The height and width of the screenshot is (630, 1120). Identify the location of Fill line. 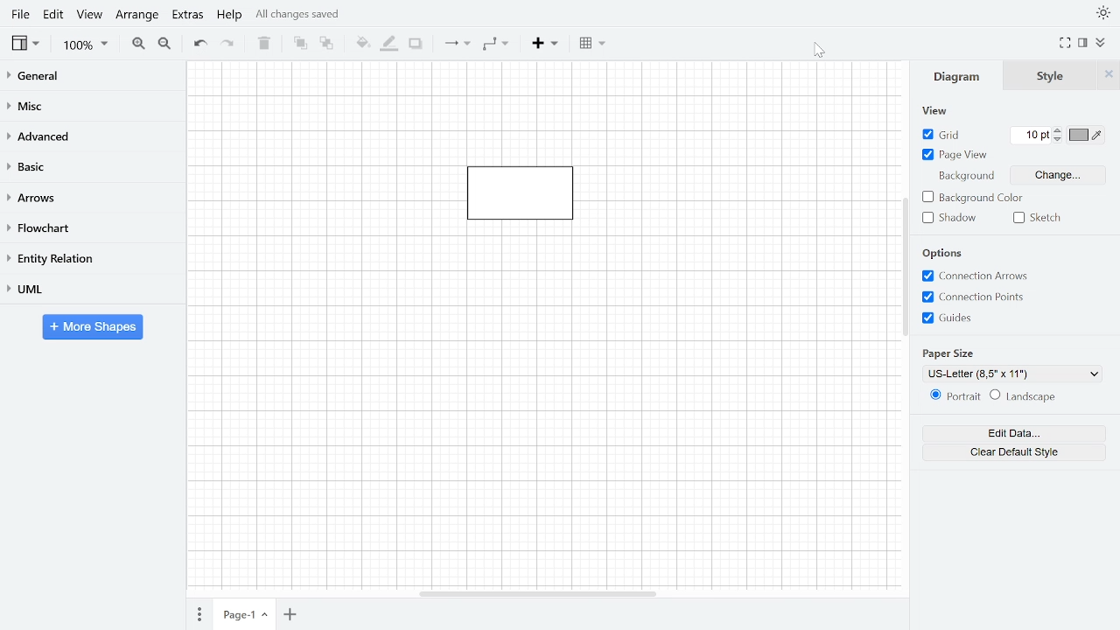
(390, 45).